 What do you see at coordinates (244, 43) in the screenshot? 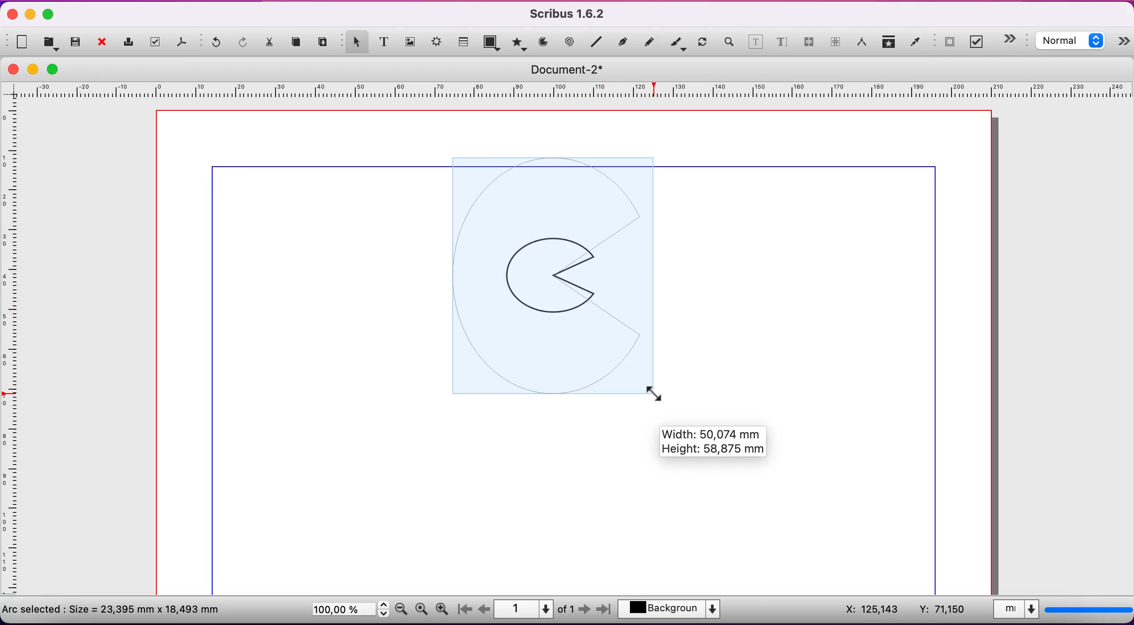
I see `redo` at bounding box center [244, 43].